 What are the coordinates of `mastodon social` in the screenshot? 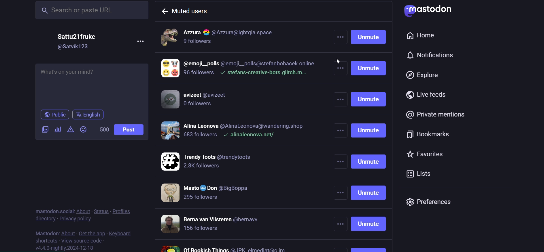 It's located at (53, 211).